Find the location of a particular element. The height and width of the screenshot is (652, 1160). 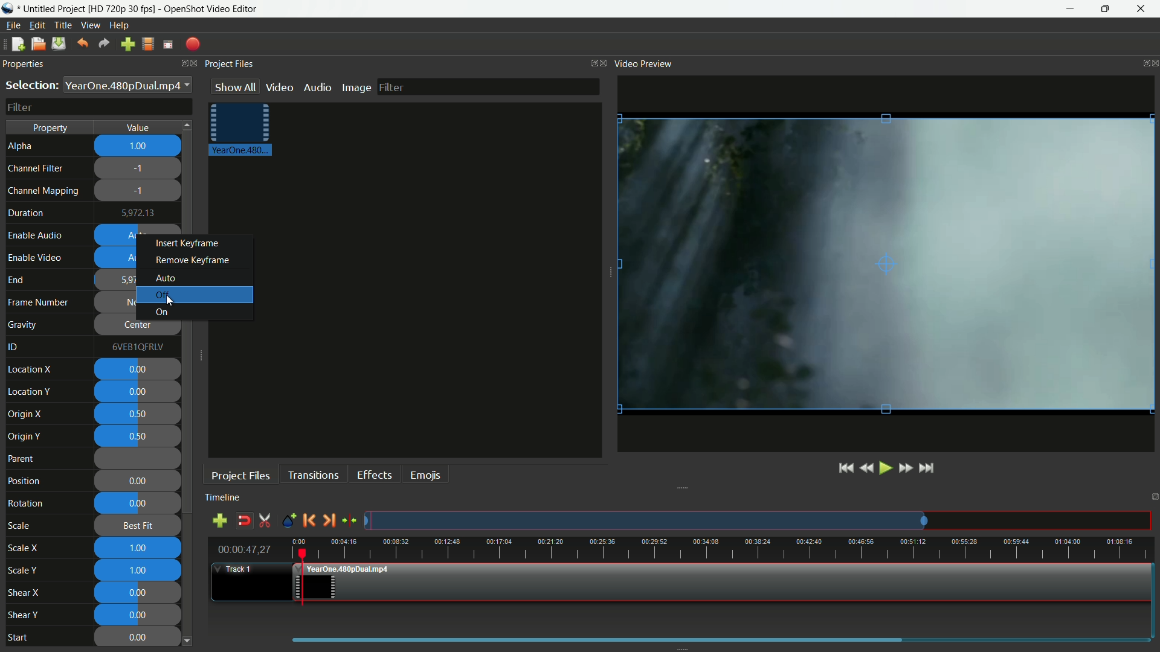

full screen is located at coordinates (168, 43).